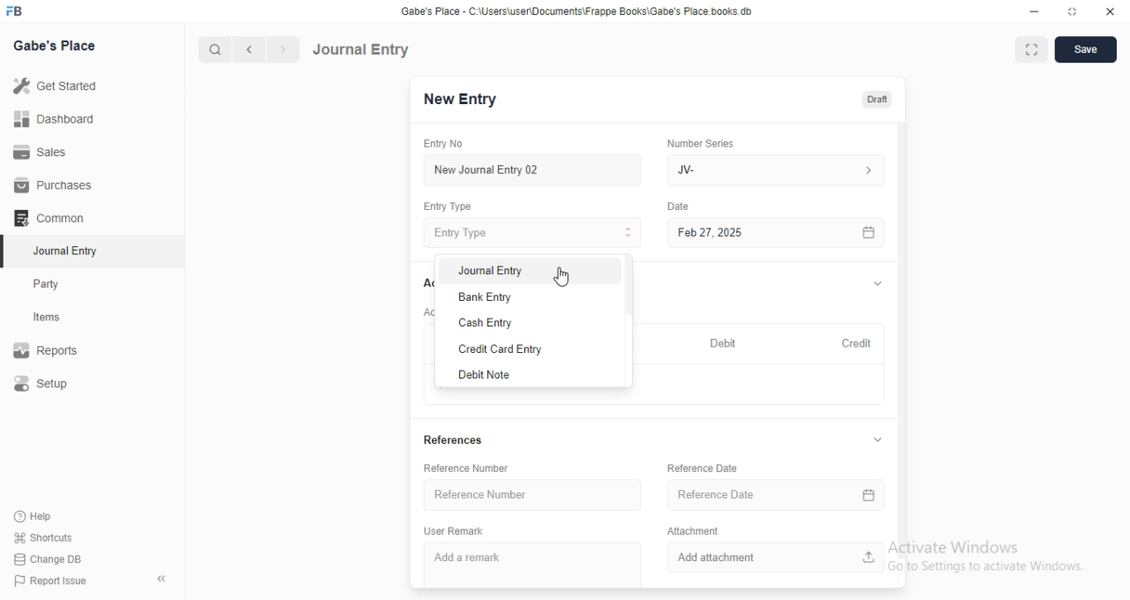  I want to click on Journal Entry, so click(62, 251).